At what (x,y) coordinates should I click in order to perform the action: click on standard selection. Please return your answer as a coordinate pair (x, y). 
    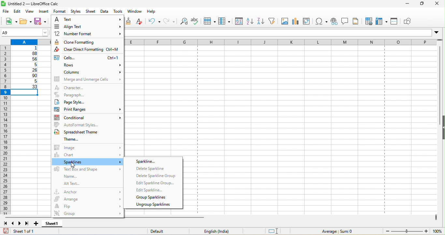
    Looking at the image, I should click on (278, 231).